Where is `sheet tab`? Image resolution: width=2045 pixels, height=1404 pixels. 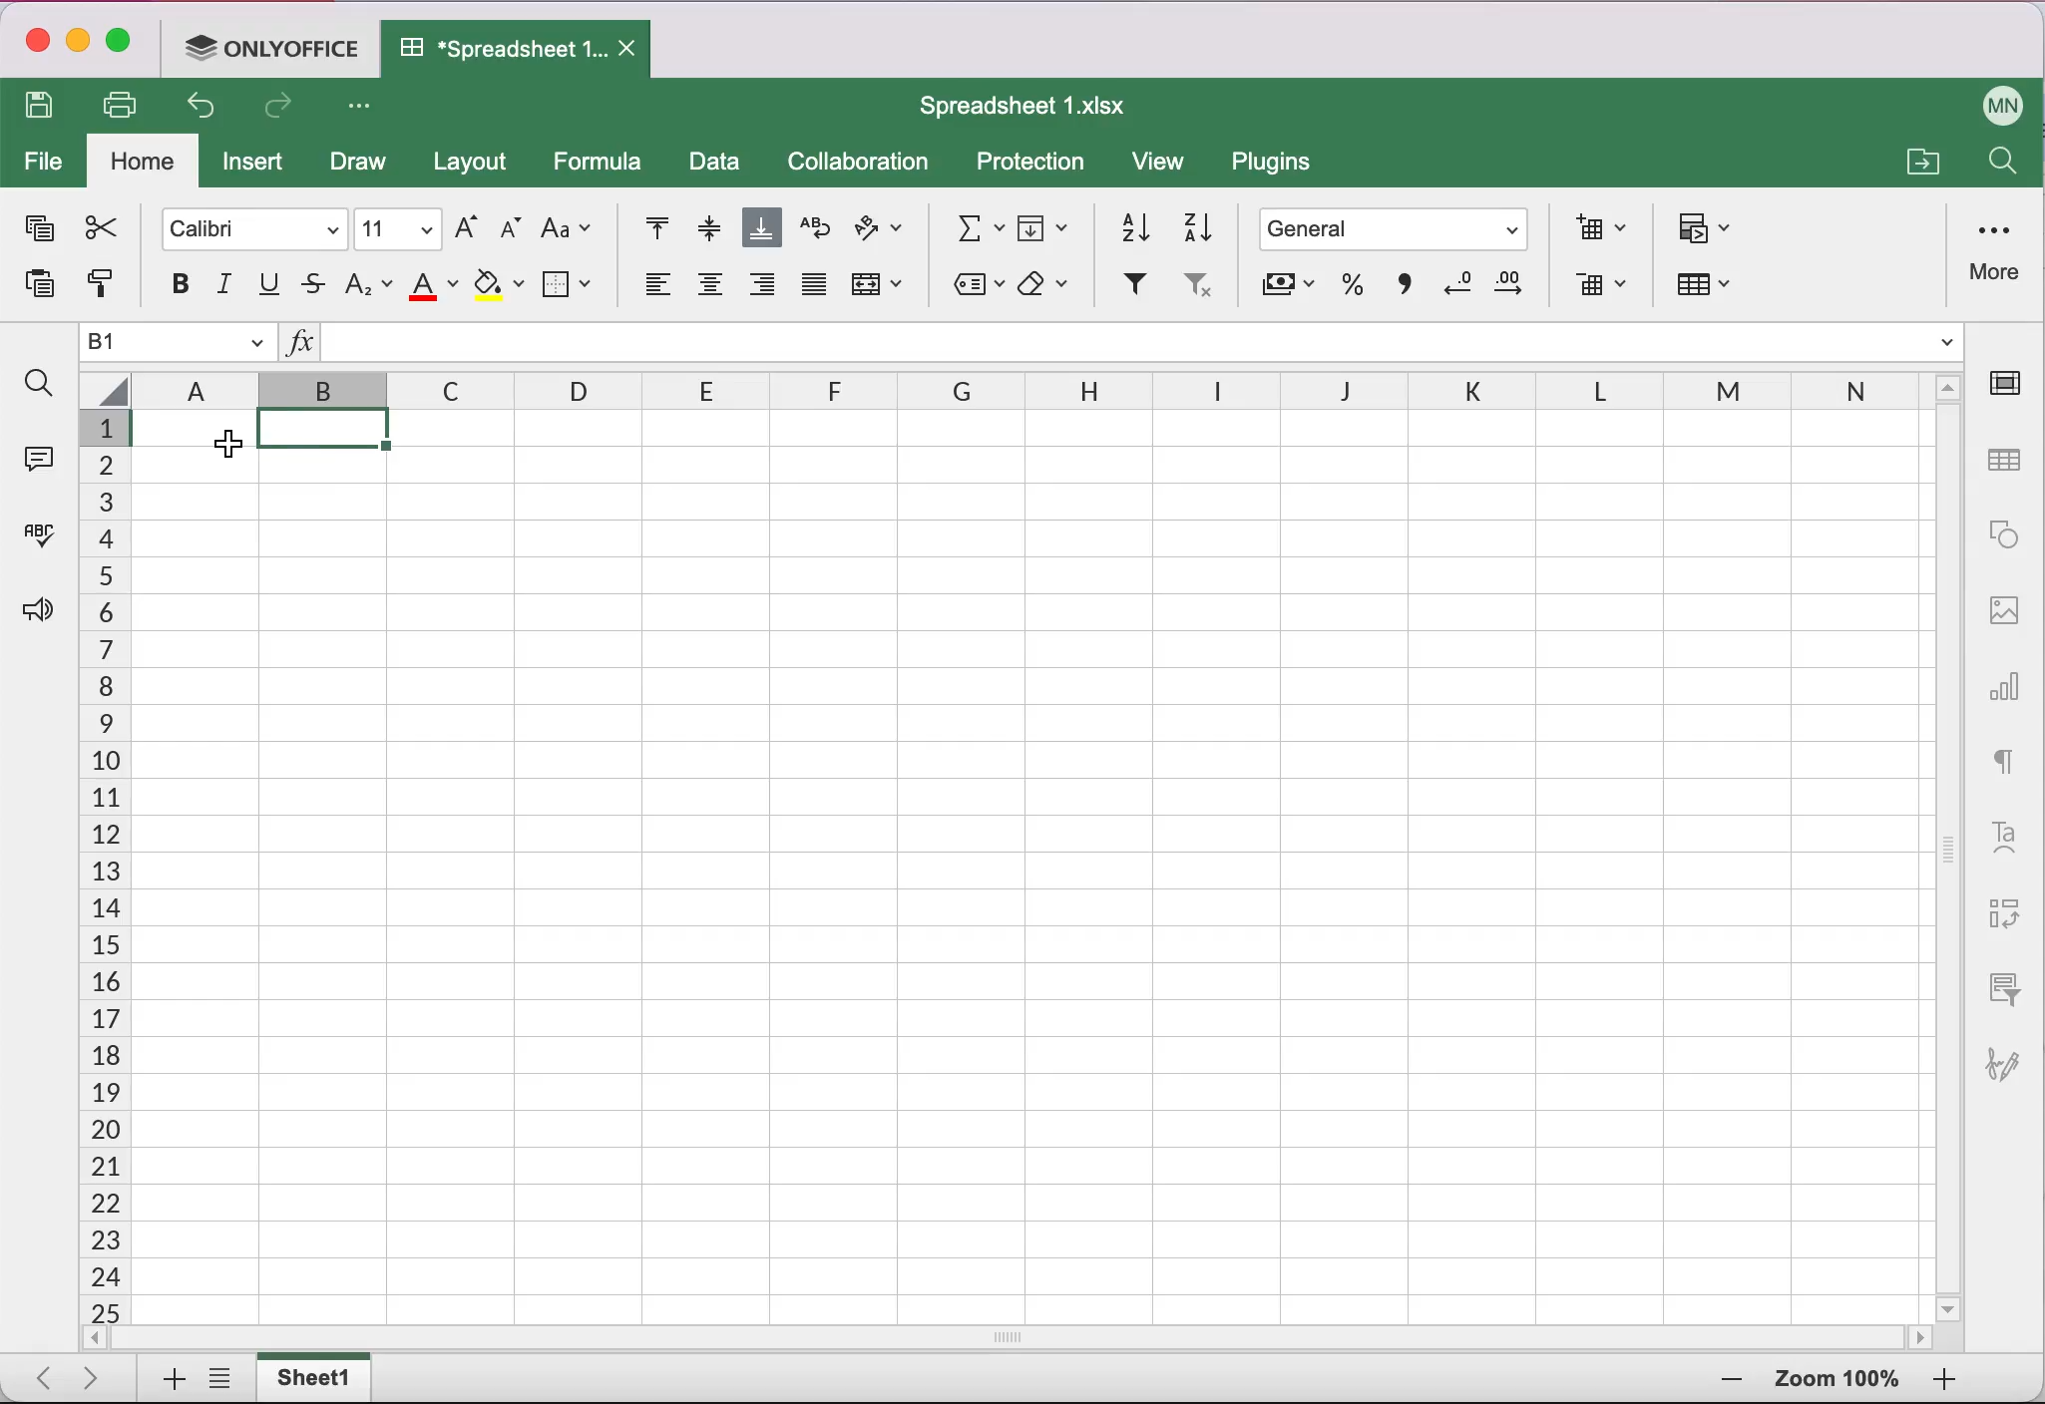
sheet tab is located at coordinates (318, 1377).